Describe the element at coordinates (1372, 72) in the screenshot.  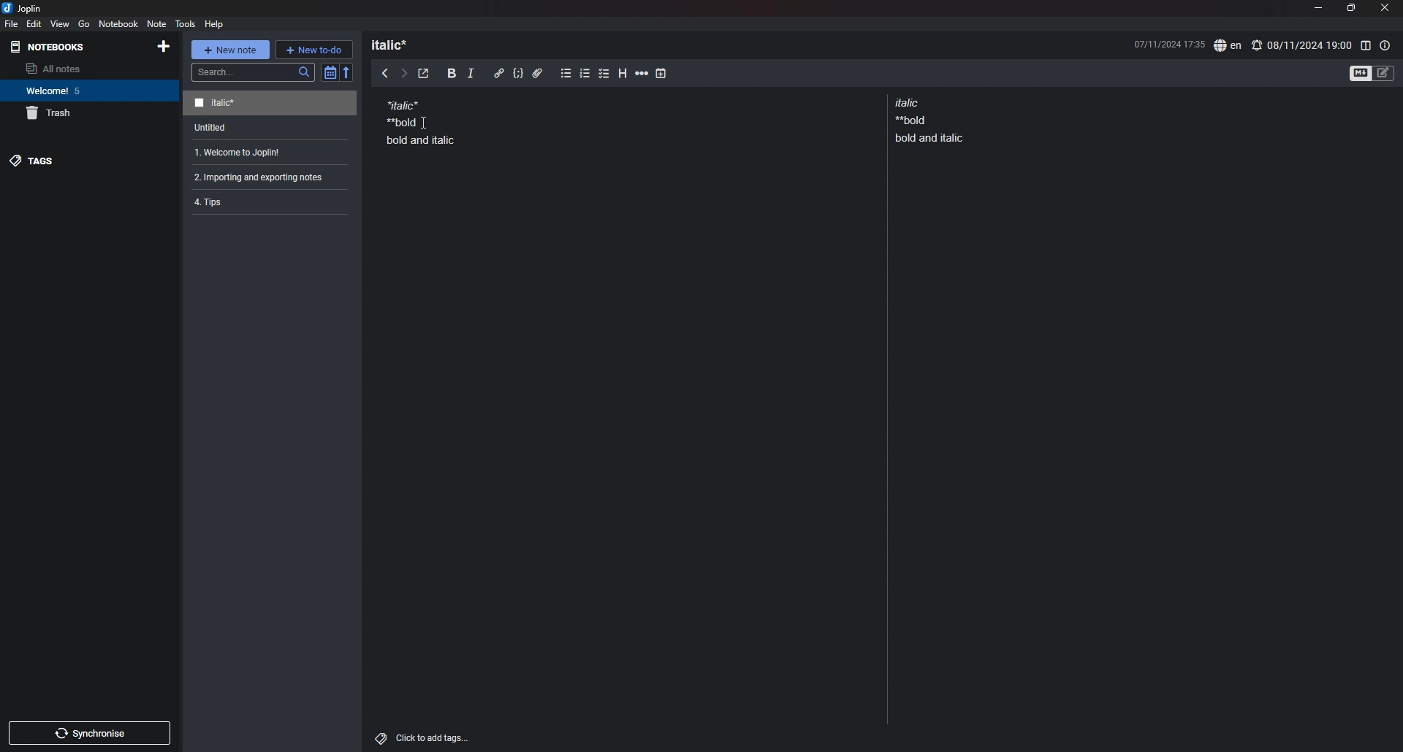
I see `toggle editors` at that location.